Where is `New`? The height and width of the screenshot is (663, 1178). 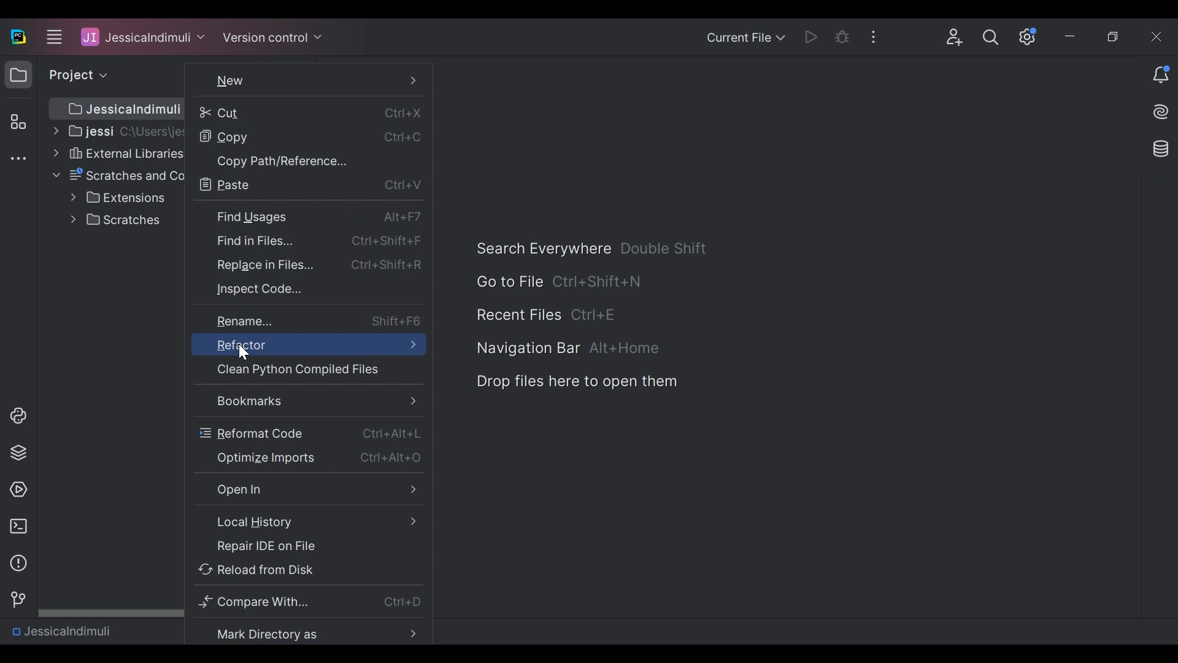
New is located at coordinates (308, 80).